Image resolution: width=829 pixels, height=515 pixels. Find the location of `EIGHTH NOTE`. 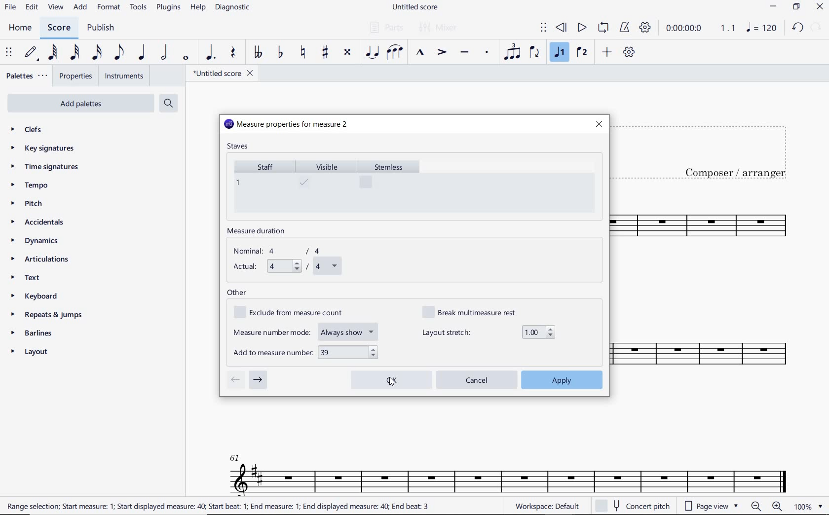

EIGHTH NOTE is located at coordinates (118, 53).